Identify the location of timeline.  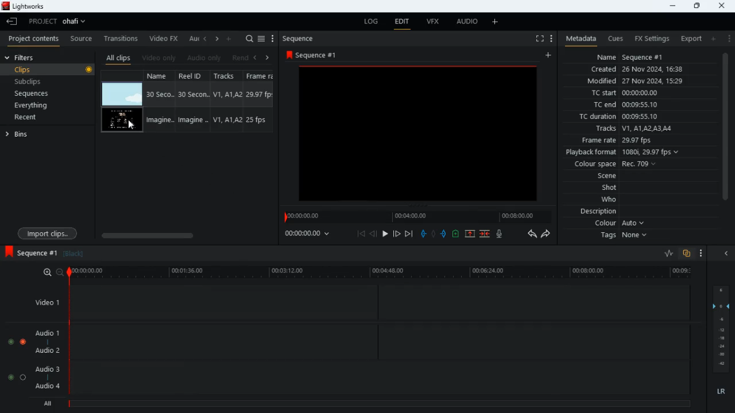
(378, 403).